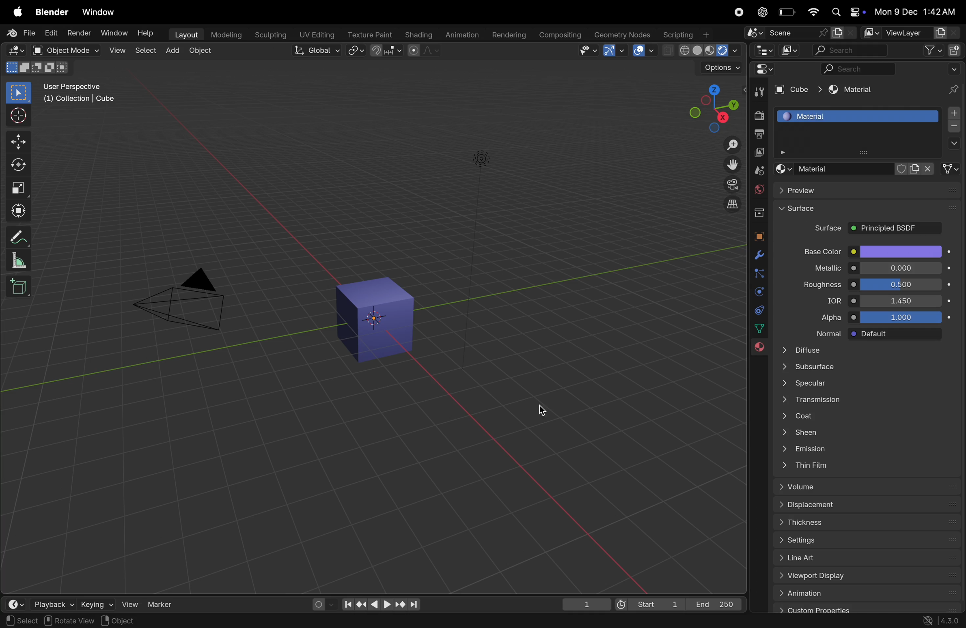 This screenshot has width=966, height=628. Describe the element at coordinates (901, 284) in the screenshot. I see `0.500` at that location.